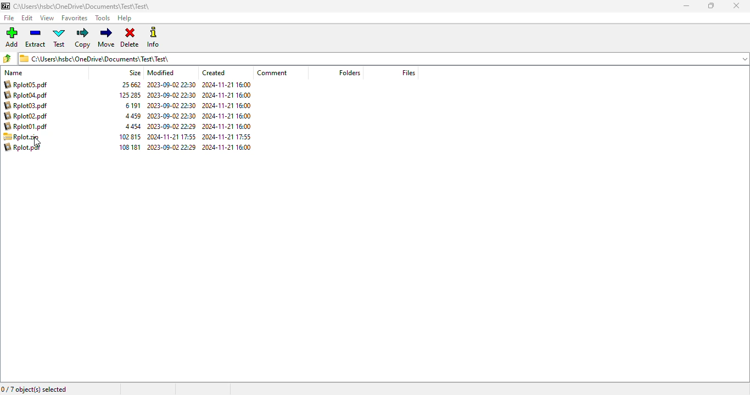  What do you see at coordinates (172, 147) in the screenshot?
I see `2023-09-02 22:29` at bounding box center [172, 147].